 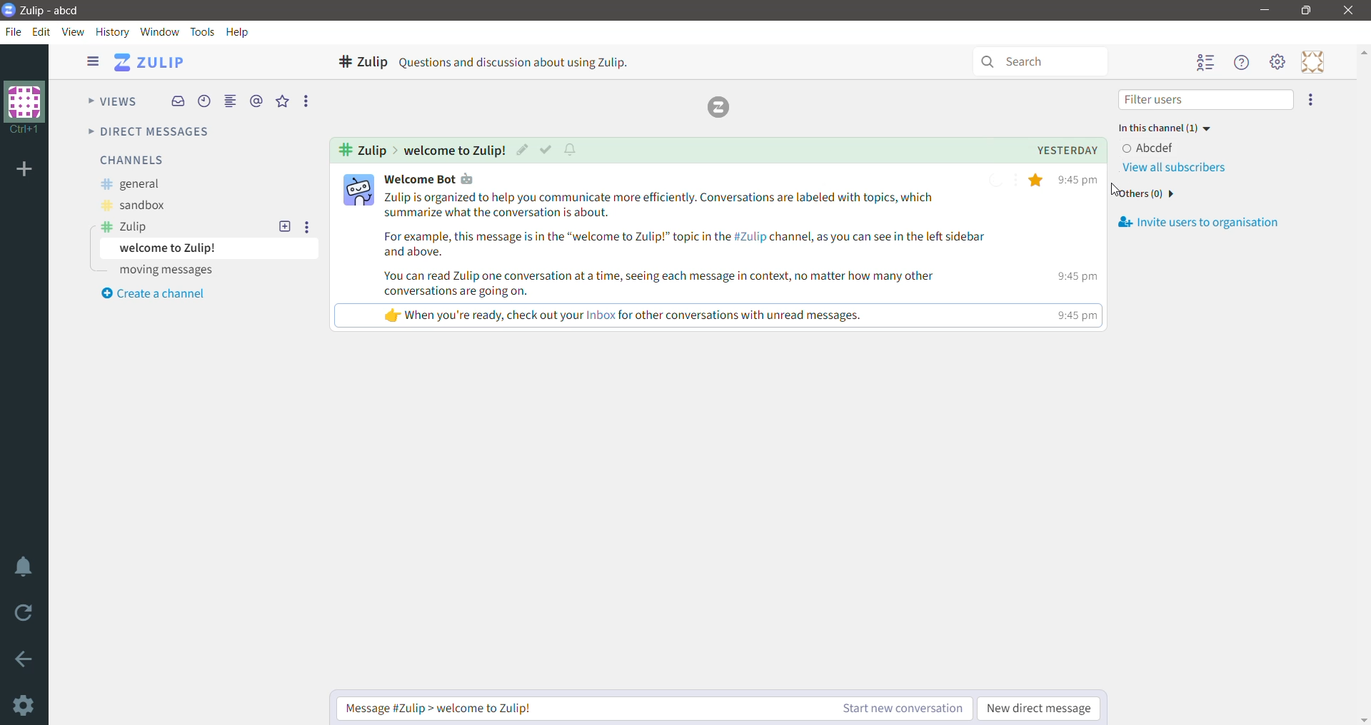 What do you see at coordinates (24, 659) in the screenshot?
I see `Go back` at bounding box center [24, 659].